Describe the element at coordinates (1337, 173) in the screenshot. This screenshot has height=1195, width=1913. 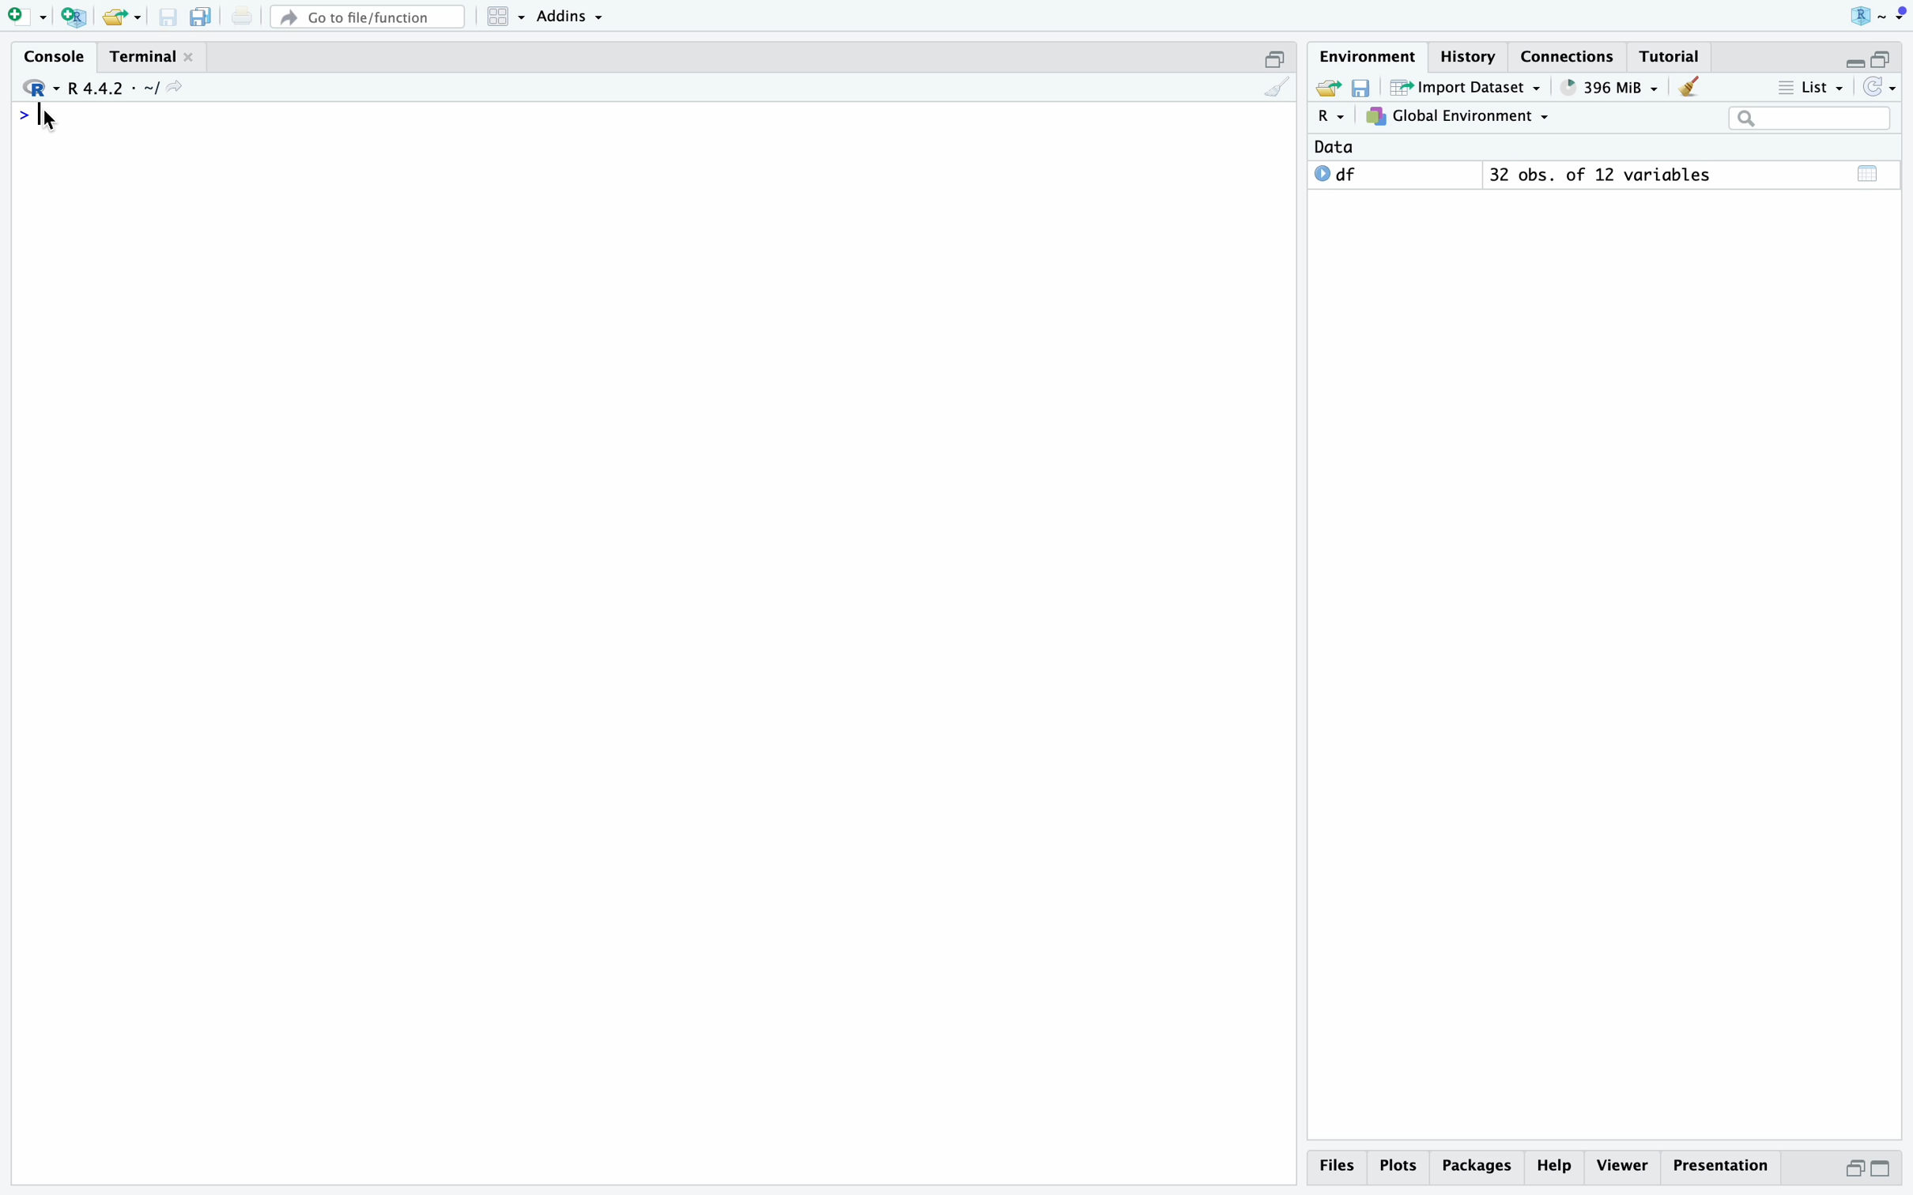
I see `df` at that location.